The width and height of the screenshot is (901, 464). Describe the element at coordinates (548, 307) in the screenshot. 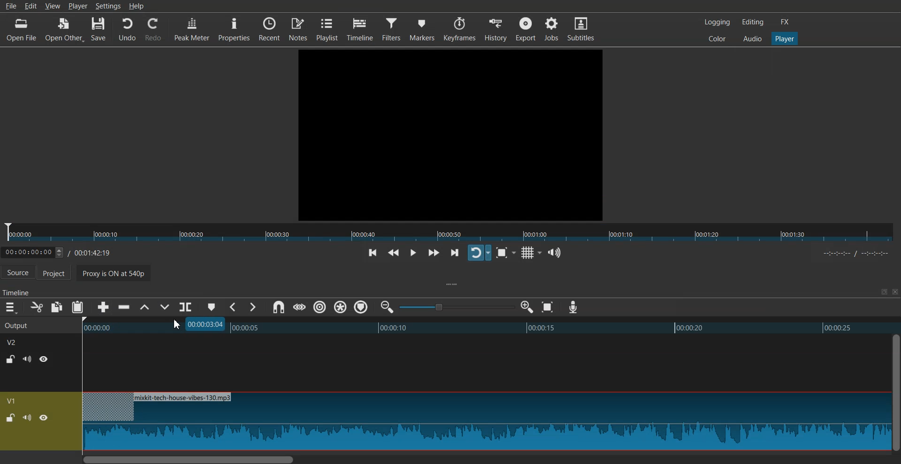

I see `Zoom timeline to Fit` at that location.